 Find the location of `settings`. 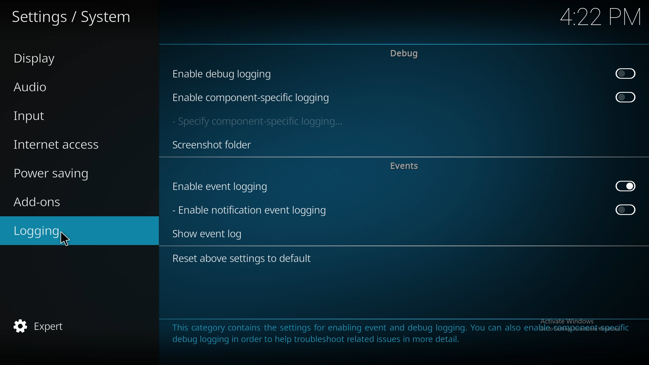

settings is located at coordinates (75, 16).